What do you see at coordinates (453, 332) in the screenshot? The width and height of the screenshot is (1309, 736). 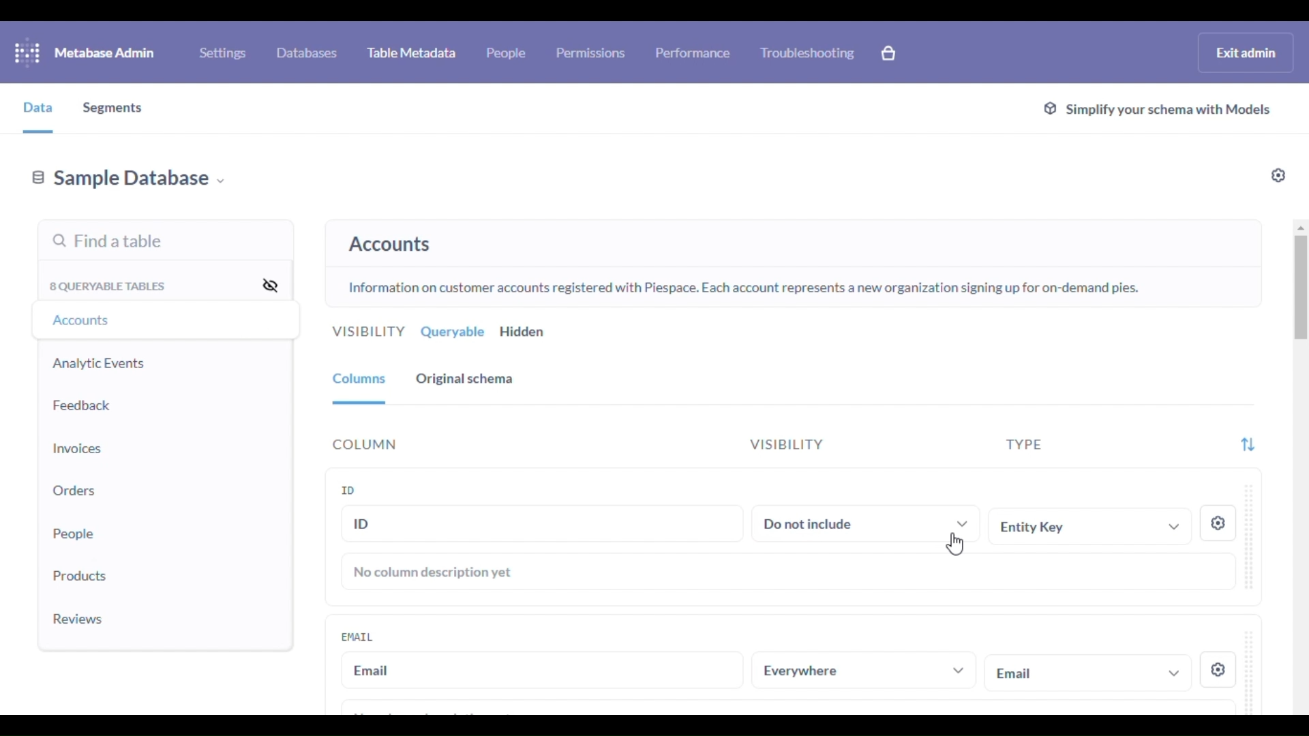 I see `queryable` at bounding box center [453, 332].